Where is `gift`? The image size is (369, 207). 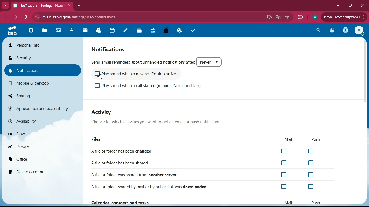
gift is located at coordinates (164, 30).